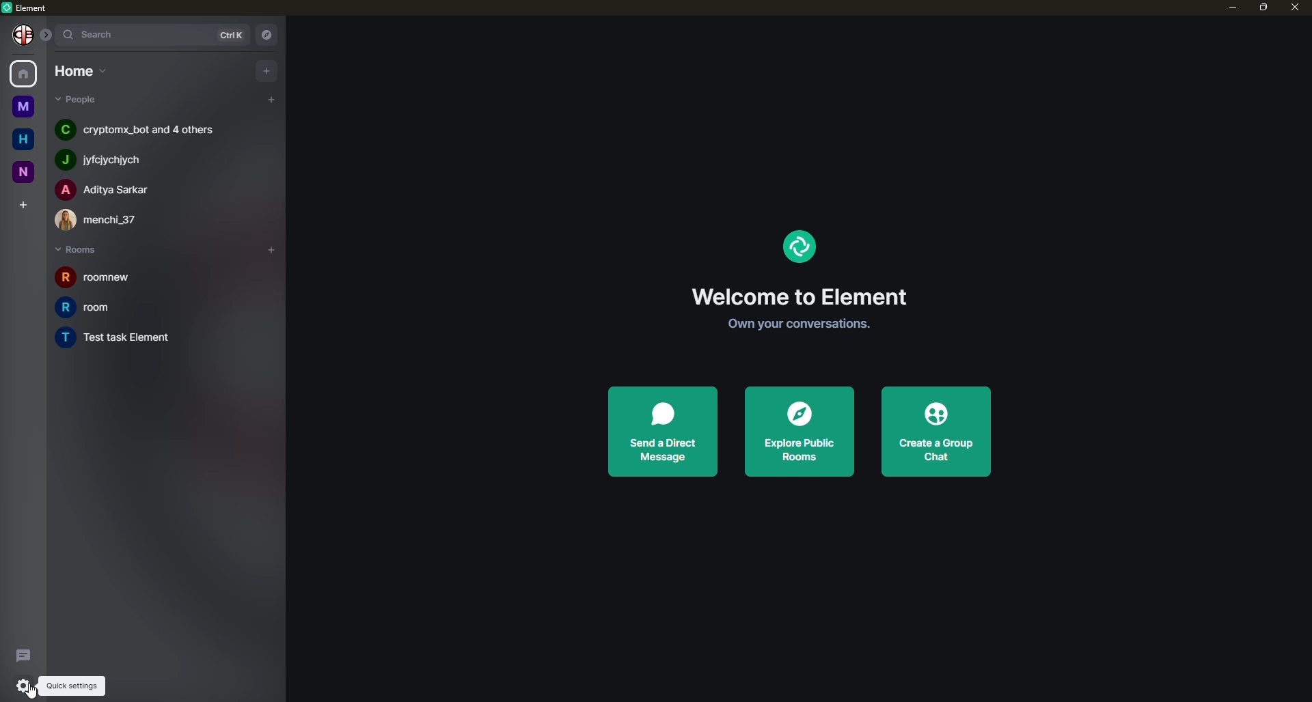 The height and width of the screenshot is (702, 1312). Describe the element at coordinates (269, 98) in the screenshot. I see `add` at that location.